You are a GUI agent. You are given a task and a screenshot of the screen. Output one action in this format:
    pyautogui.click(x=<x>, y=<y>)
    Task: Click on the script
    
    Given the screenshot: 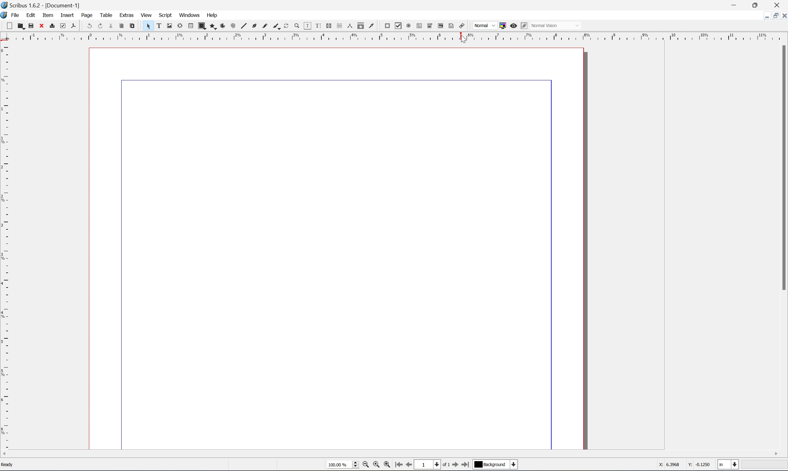 What is the action you would take?
    pyautogui.click(x=167, y=15)
    